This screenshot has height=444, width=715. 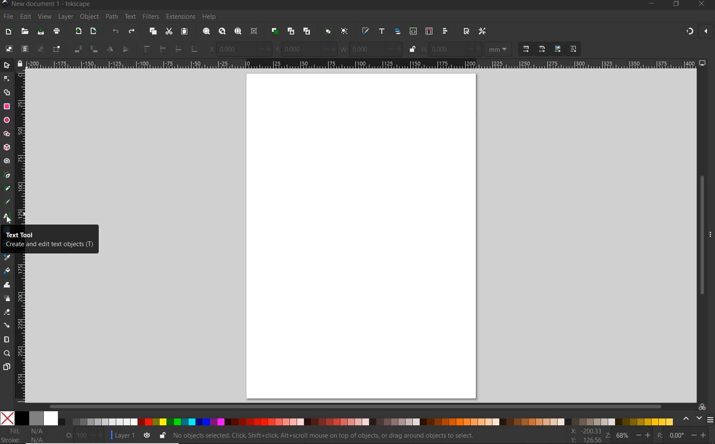 What do you see at coordinates (94, 49) in the screenshot?
I see `object rotate` at bounding box center [94, 49].